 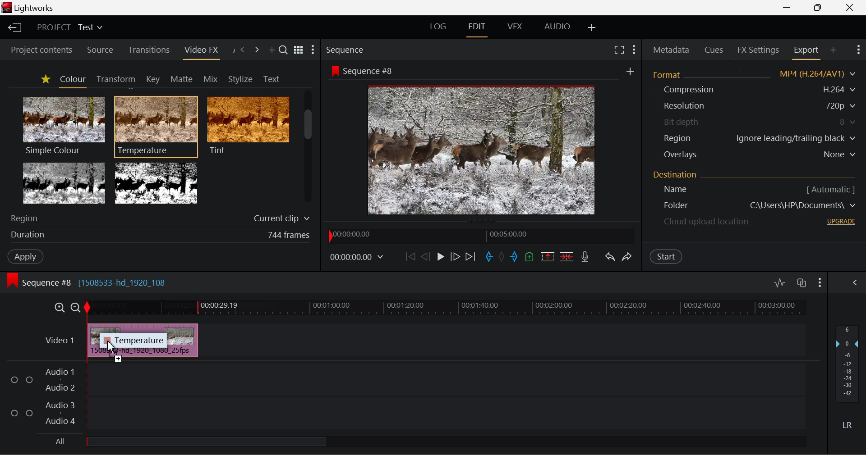 I want to click on Cloud upload location - upgrade, so click(x=707, y=223).